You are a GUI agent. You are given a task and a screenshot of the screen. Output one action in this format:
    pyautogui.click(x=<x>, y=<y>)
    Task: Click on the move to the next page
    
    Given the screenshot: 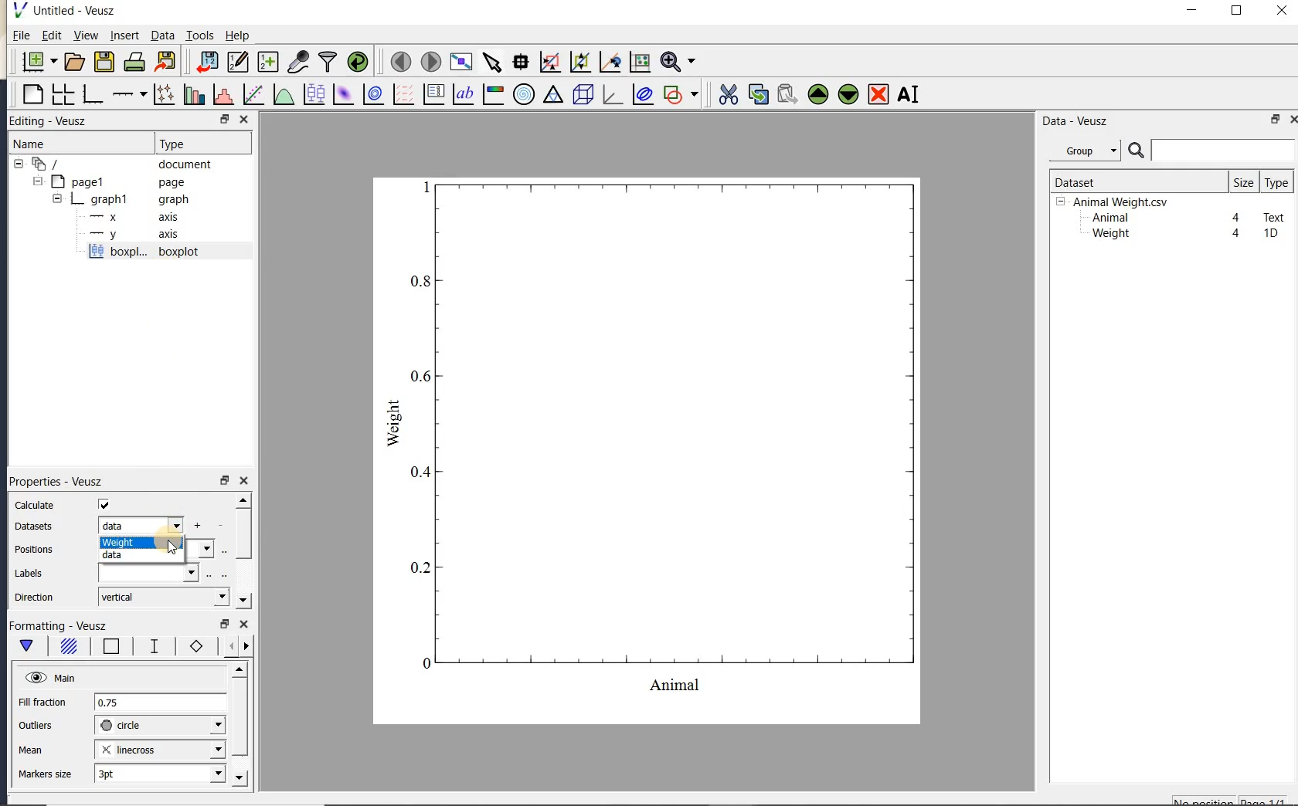 What is the action you would take?
    pyautogui.click(x=430, y=60)
    